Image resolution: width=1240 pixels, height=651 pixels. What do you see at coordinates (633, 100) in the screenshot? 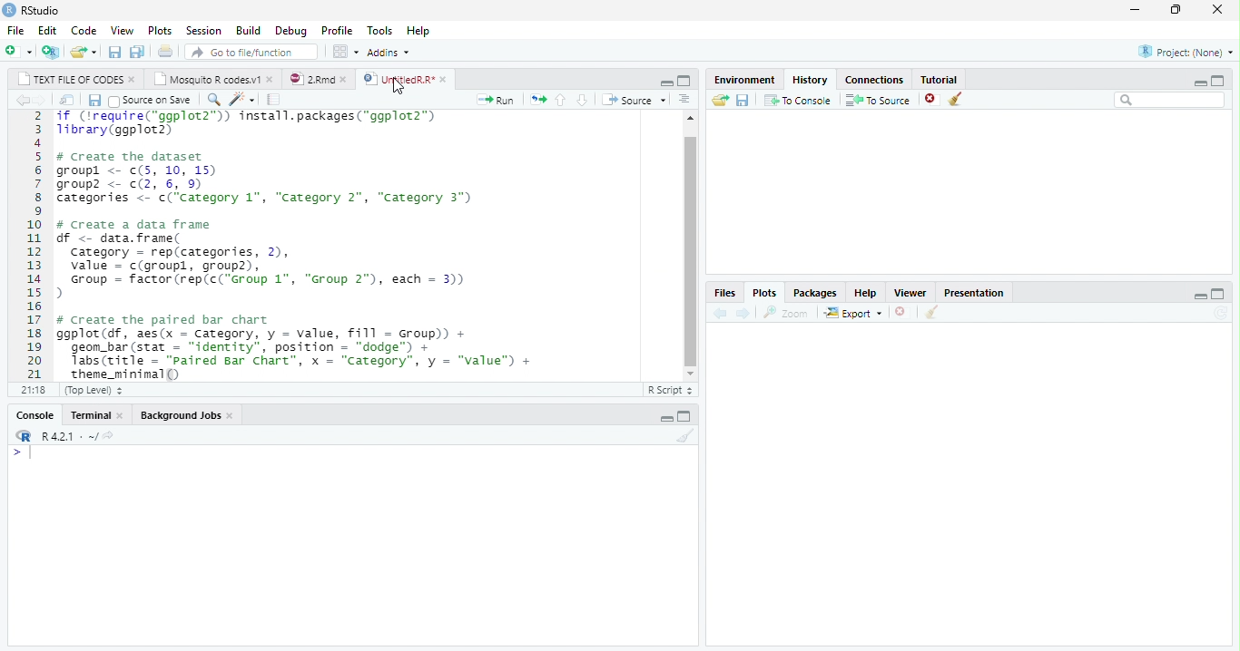
I see `source` at bounding box center [633, 100].